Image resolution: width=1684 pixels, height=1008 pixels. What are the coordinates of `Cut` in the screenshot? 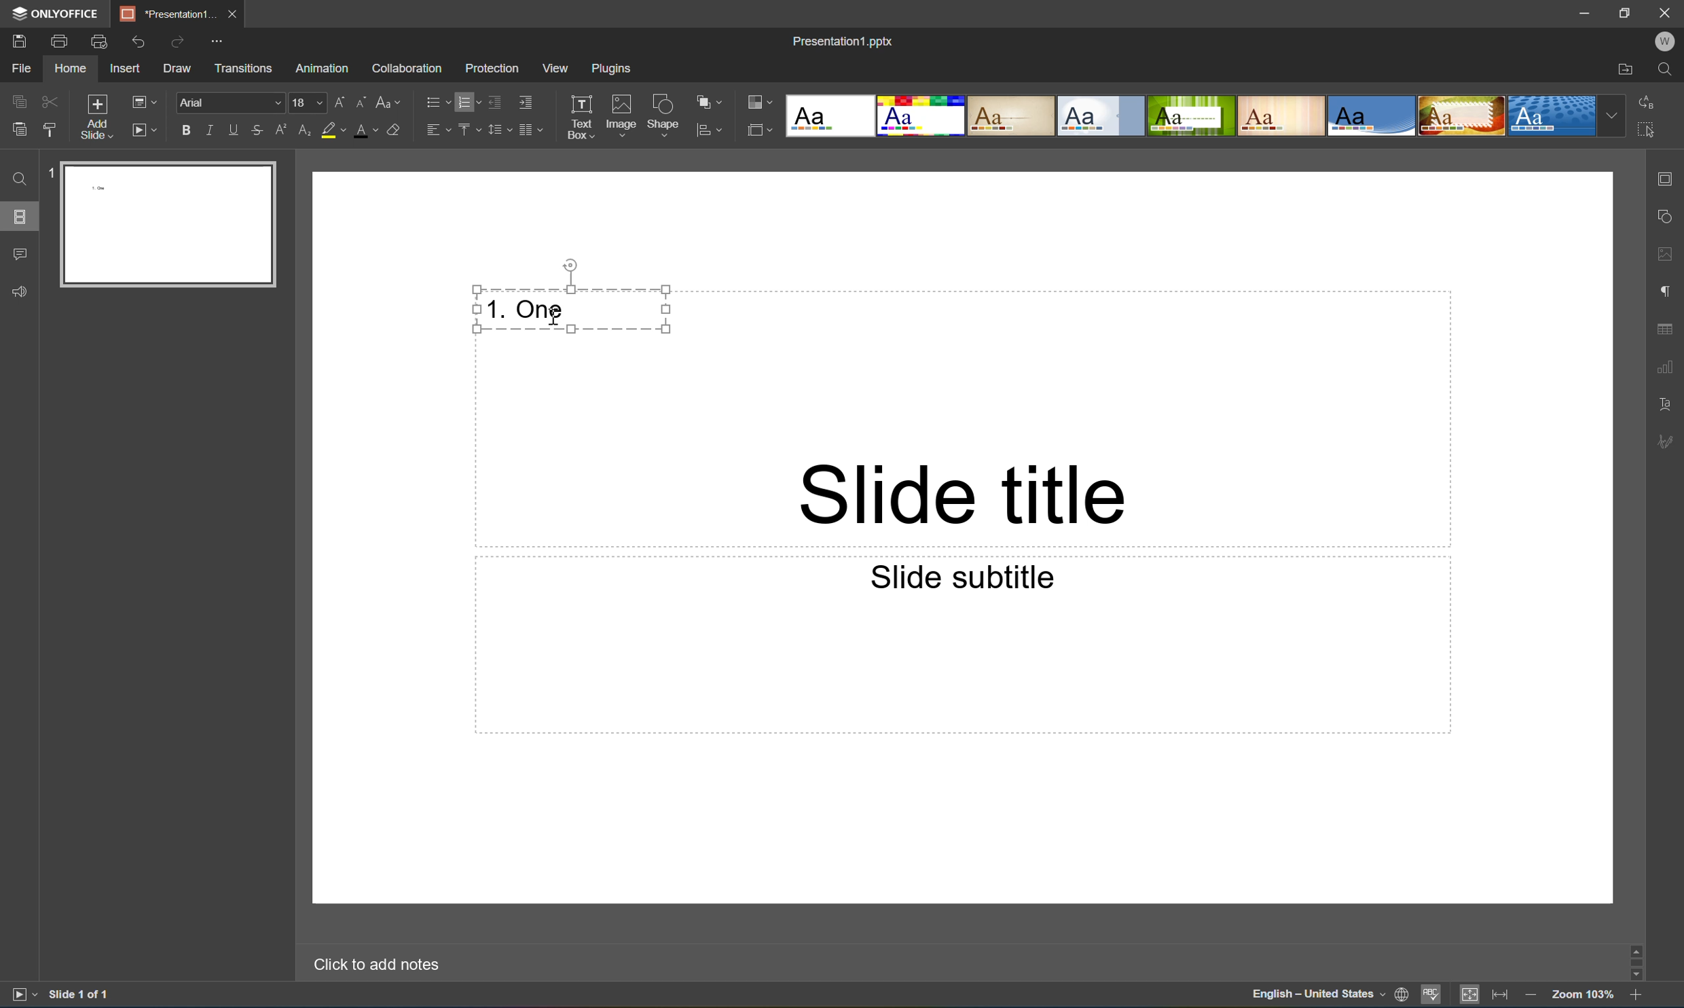 It's located at (49, 98).